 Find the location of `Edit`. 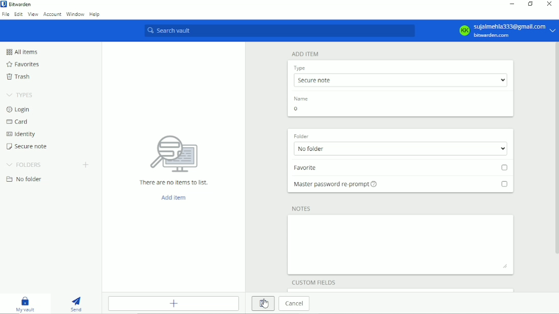

Edit is located at coordinates (19, 14).